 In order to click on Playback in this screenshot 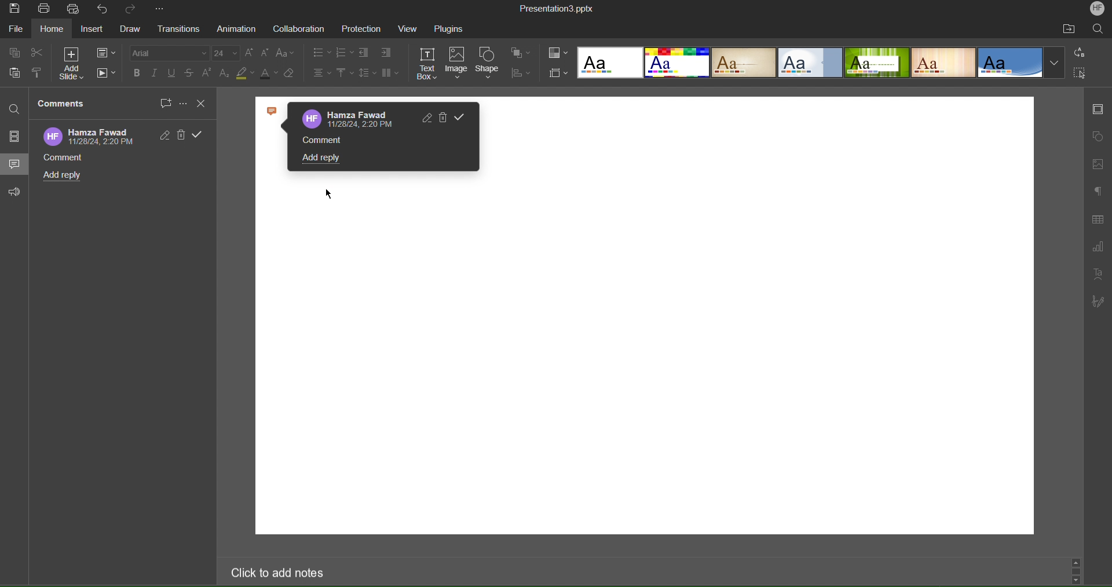, I will do `click(107, 73)`.